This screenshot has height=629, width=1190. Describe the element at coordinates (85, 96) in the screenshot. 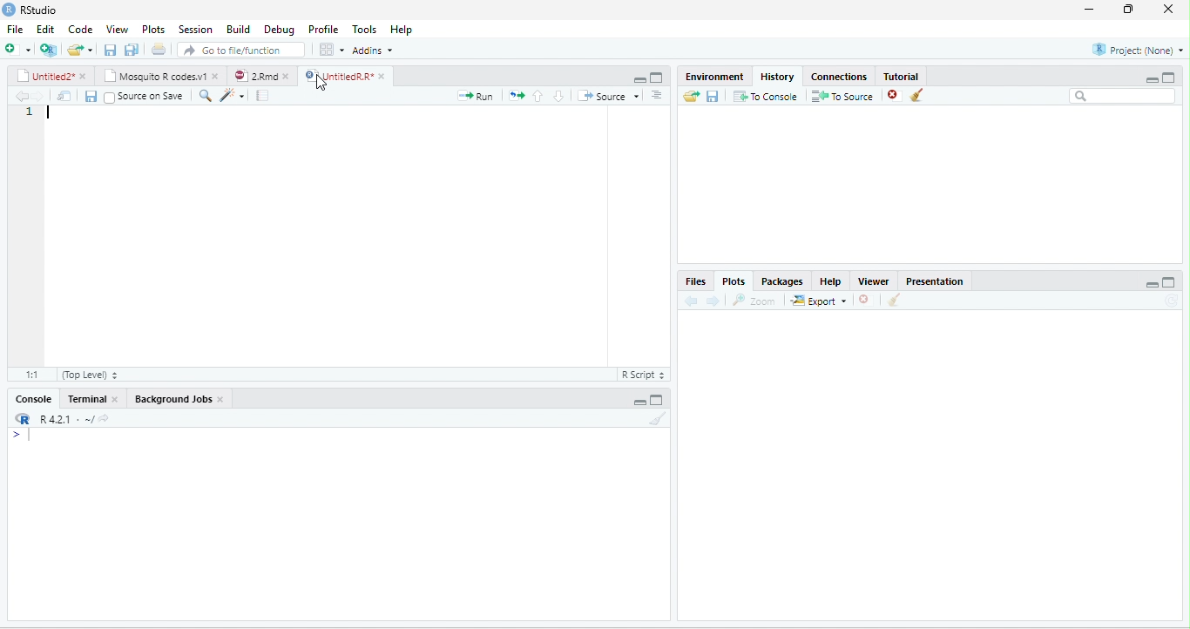

I see `save` at that location.